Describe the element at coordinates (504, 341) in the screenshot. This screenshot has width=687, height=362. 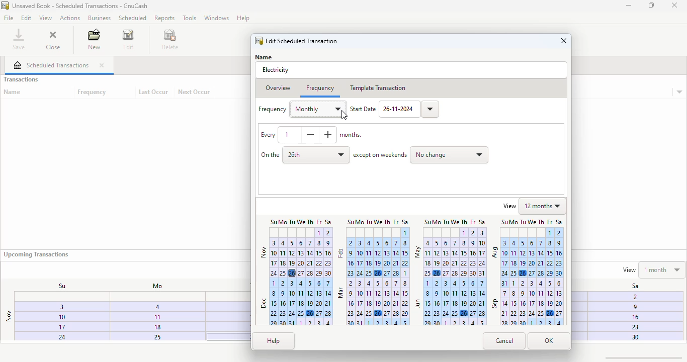
I see `cancel` at that location.